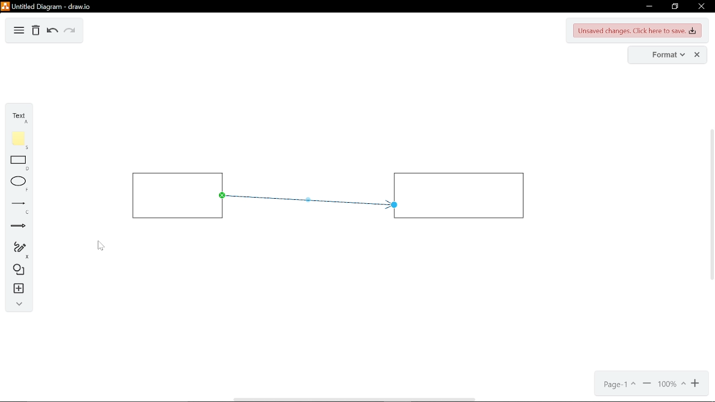 Image resolution: width=715 pixels, height=402 pixels. I want to click on rectangle 2, so click(459, 195).